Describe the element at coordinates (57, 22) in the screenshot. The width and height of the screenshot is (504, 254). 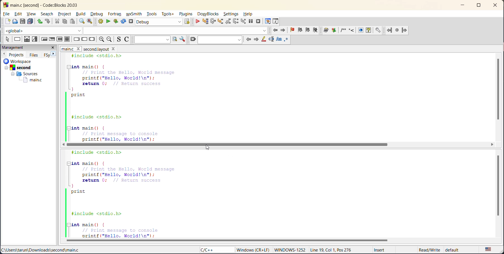
I see `cut` at that location.